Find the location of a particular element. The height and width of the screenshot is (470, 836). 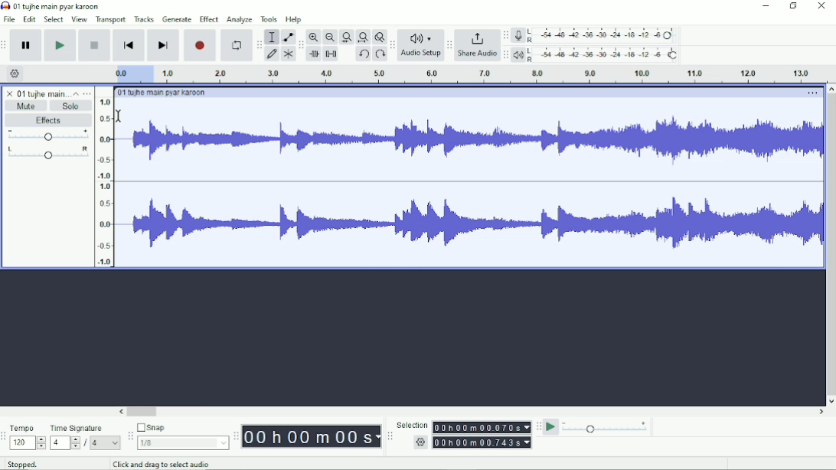

Stopped is located at coordinates (33, 462).